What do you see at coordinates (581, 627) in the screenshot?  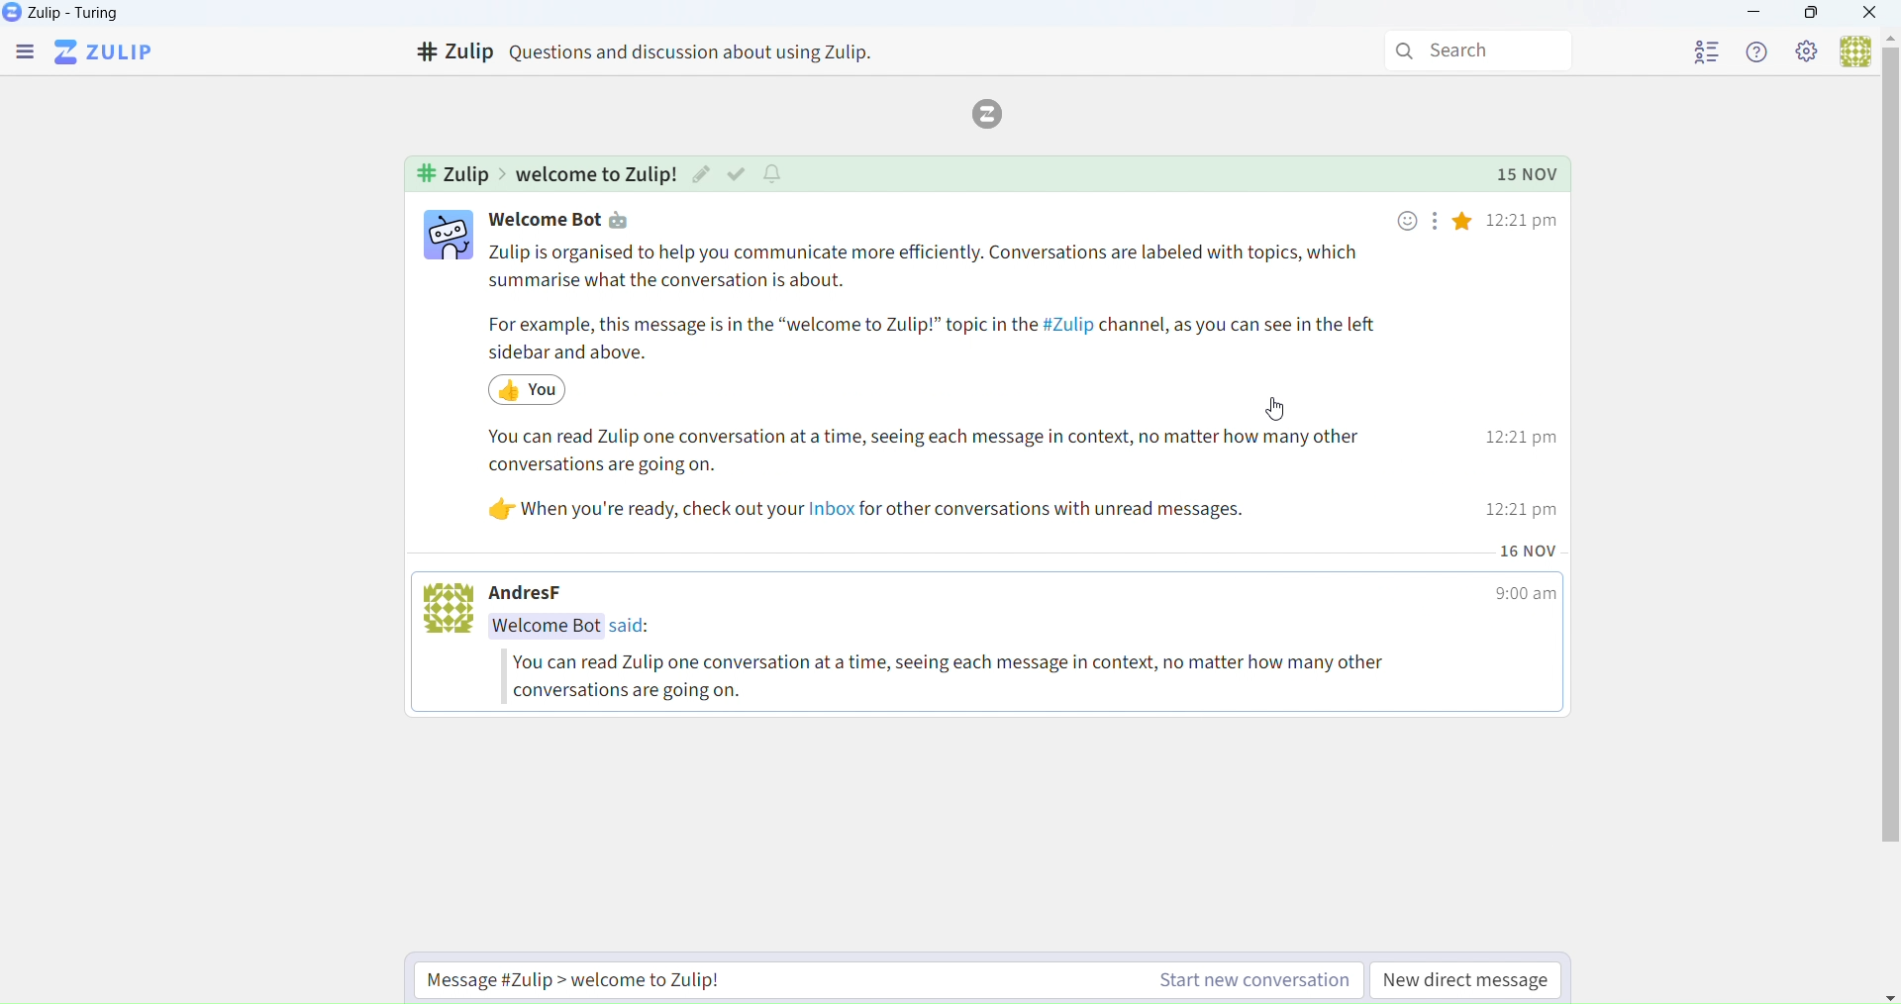 I see ` Welcome Bot said:` at bounding box center [581, 627].